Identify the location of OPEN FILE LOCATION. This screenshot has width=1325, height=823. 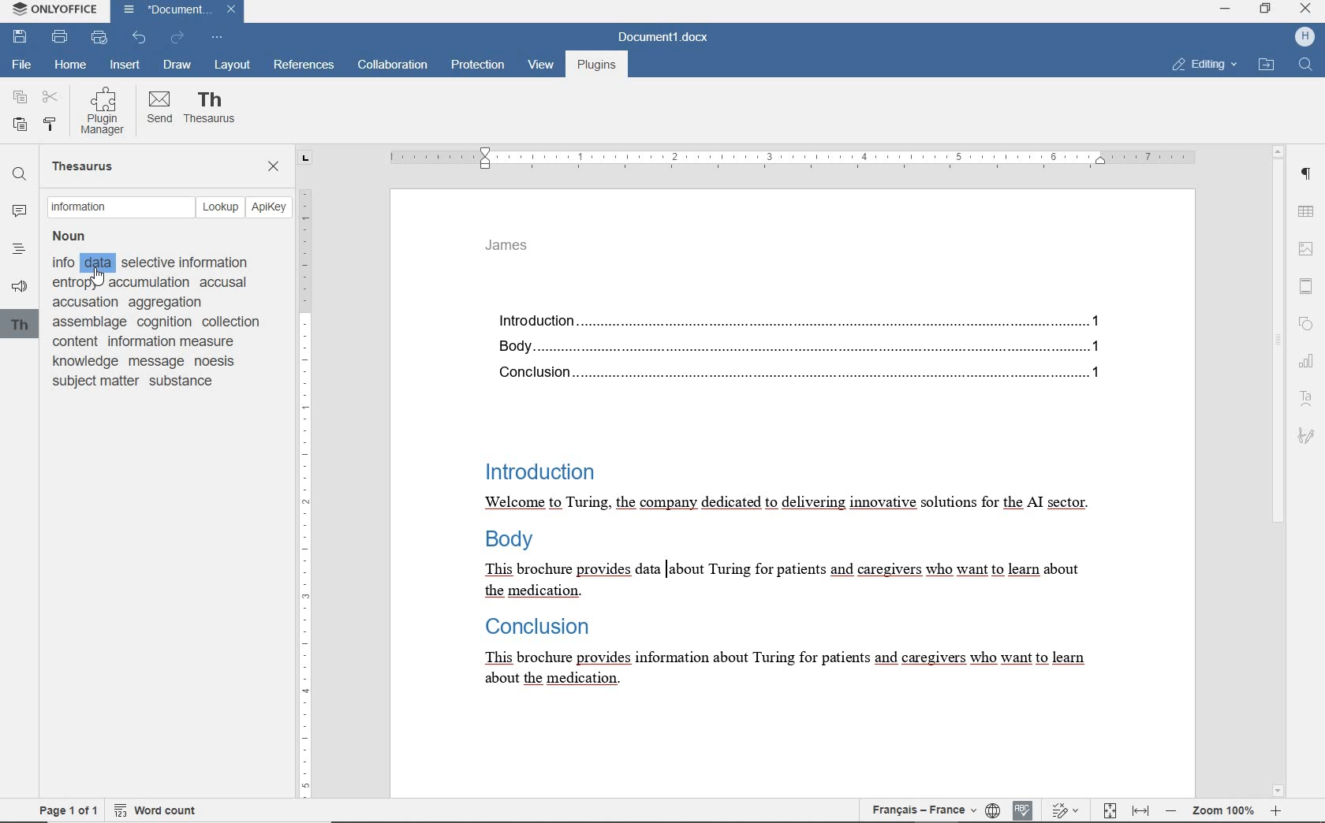
(1266, 66).